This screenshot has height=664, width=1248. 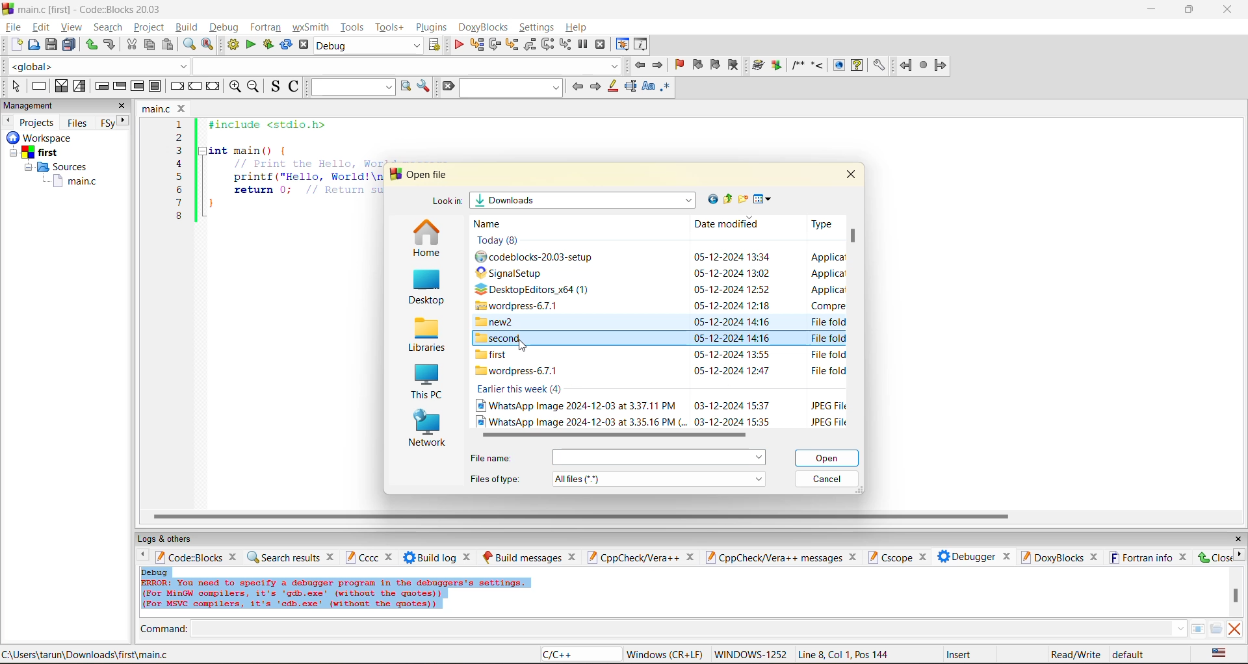 What do you see at coordinates (764, 199) in the screenshot?
I see `view menu` at bounding box center [764, 199].